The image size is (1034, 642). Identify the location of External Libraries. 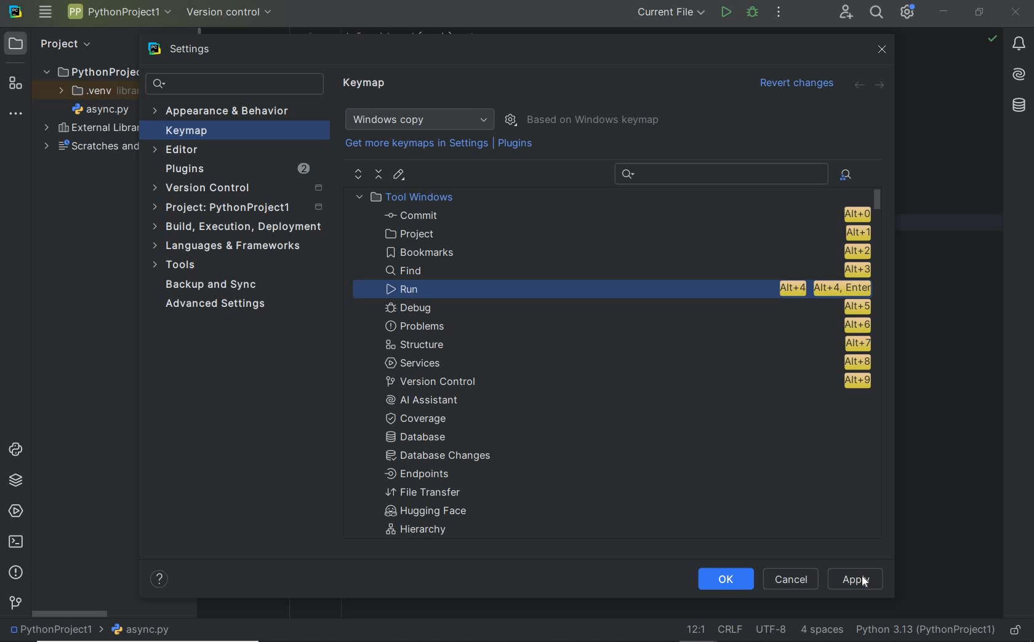
(88, 129).